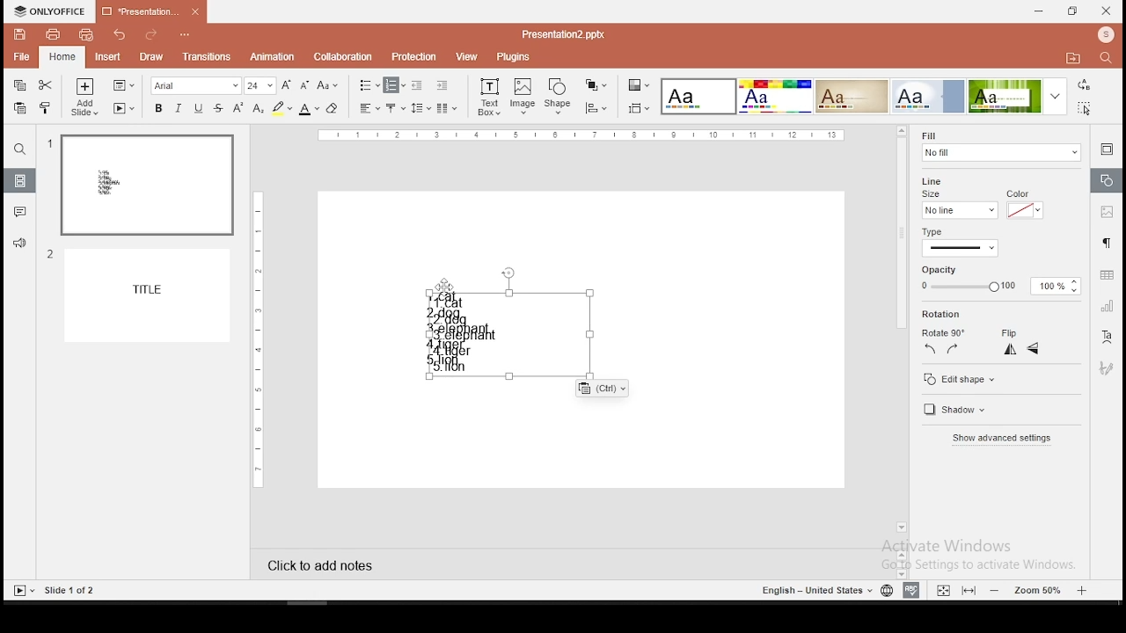  I want to click on line size, so click(936, 186).